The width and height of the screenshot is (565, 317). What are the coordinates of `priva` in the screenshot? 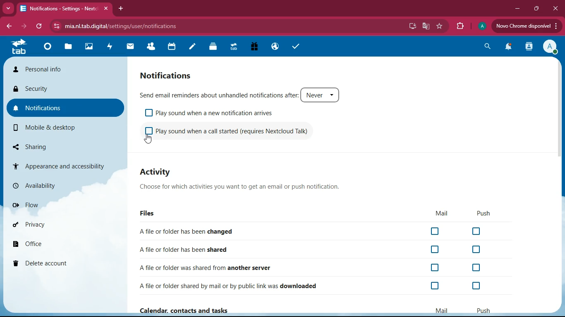 It's located at (29, 225).